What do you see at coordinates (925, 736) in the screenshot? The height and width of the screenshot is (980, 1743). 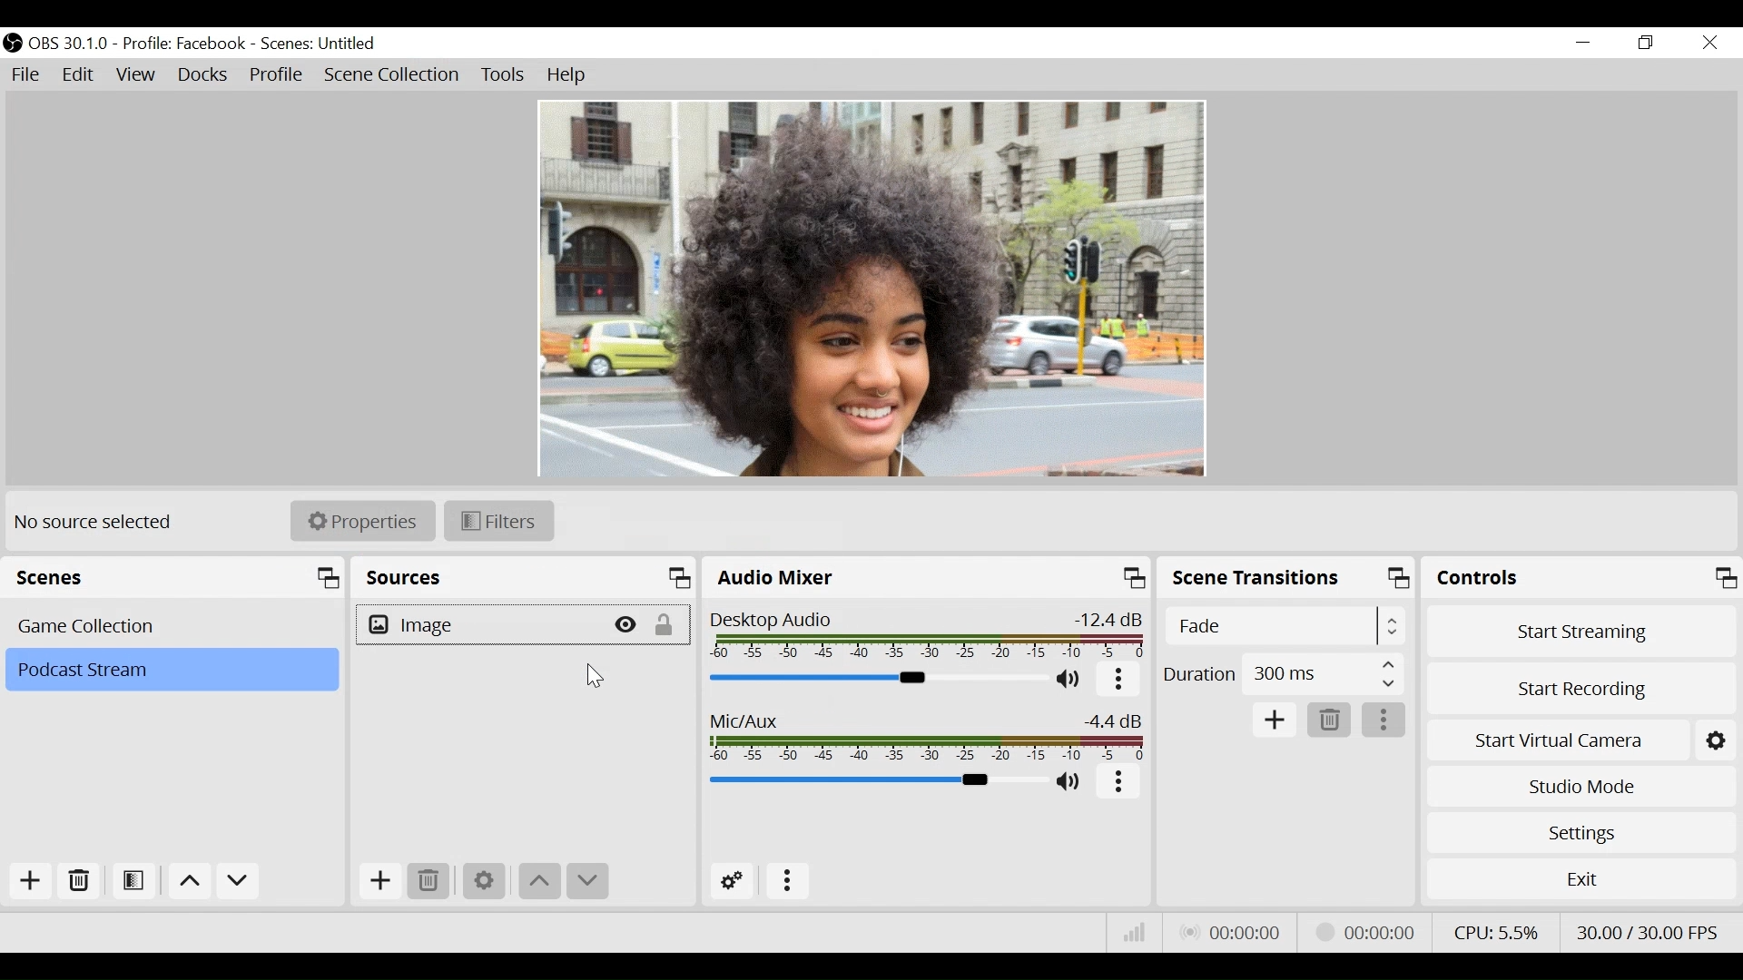 I see `Mic/Aux ` at bounding box center [925, 736].